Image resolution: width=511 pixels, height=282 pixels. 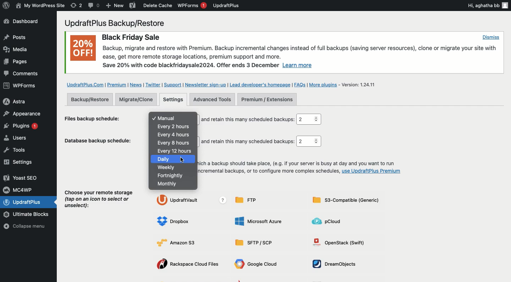 I want to click on Microsoft Azure, so click(x=259, y=221).